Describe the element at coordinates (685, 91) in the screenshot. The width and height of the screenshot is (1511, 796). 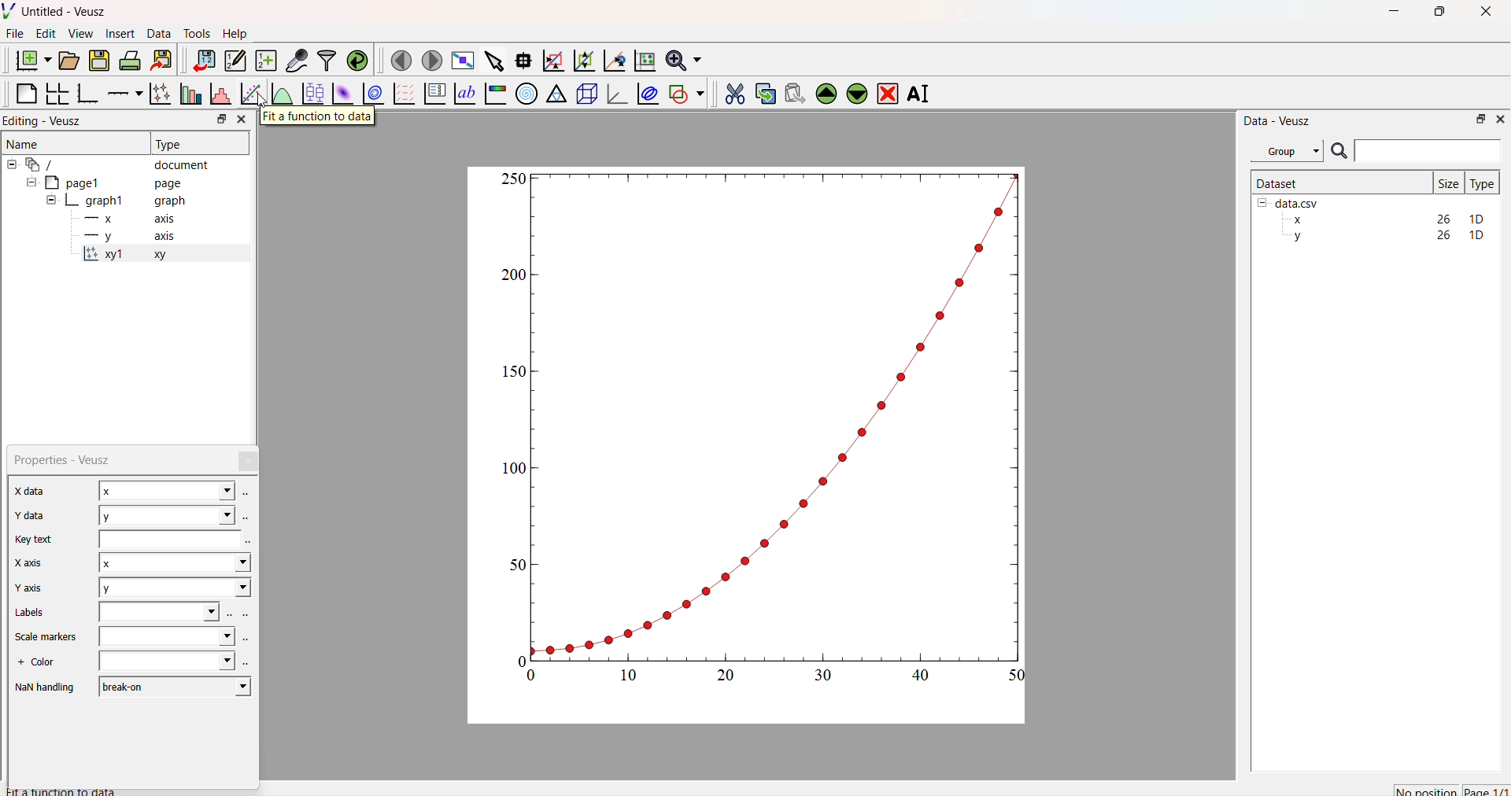
I see `Add Shape` at that location.